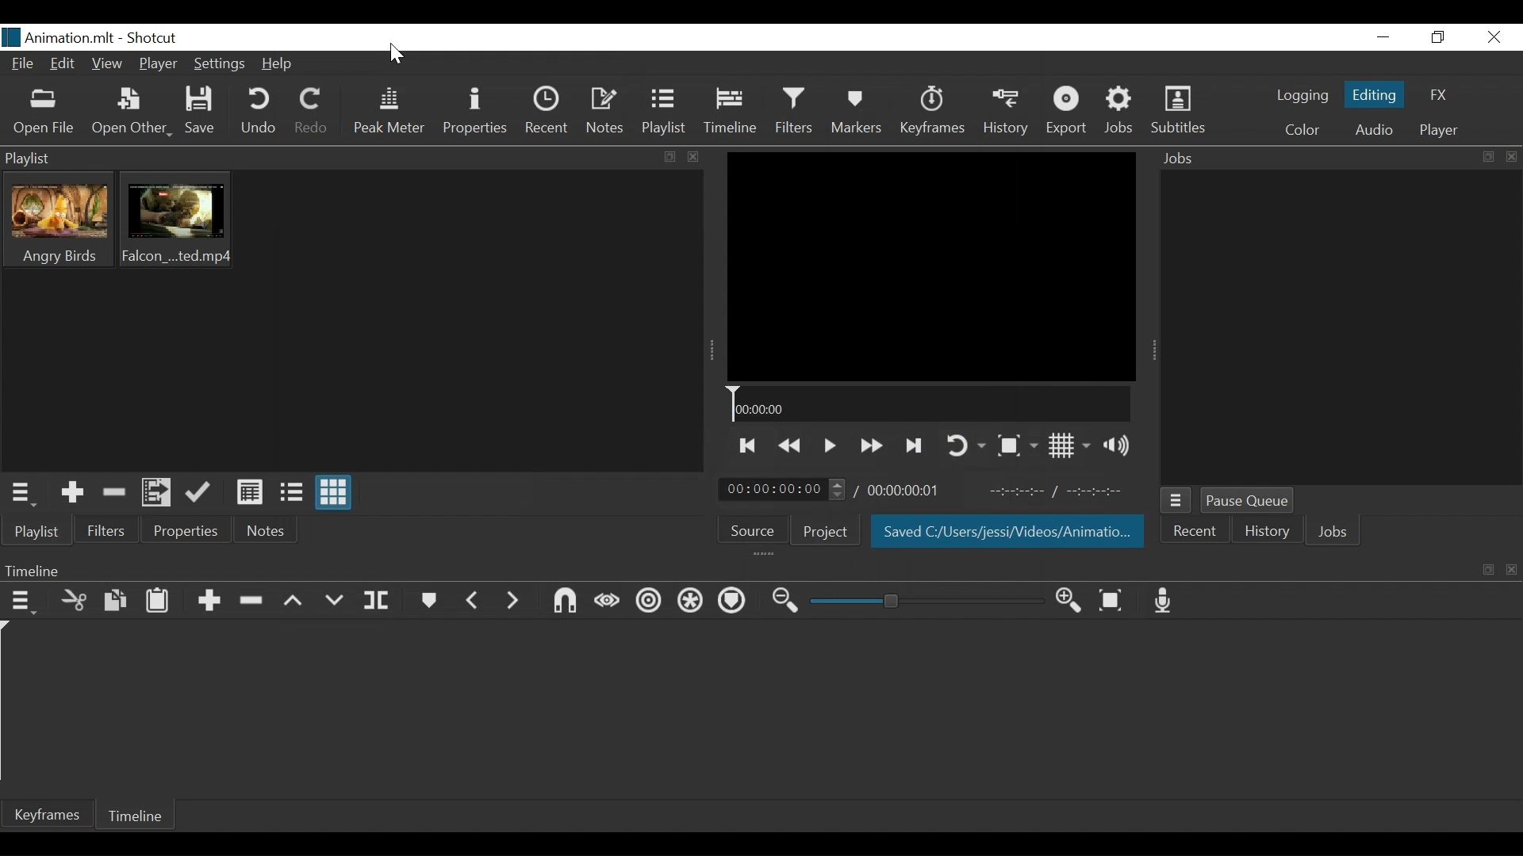 The width and height of the screenshot is (1523, 856). I want to click on Play forward quickly, so click(870, 445).